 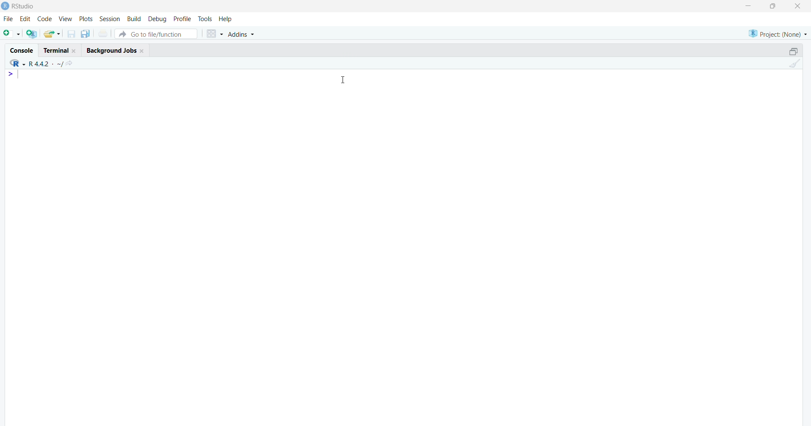 I want to click on help, so click(x=227, y=19).